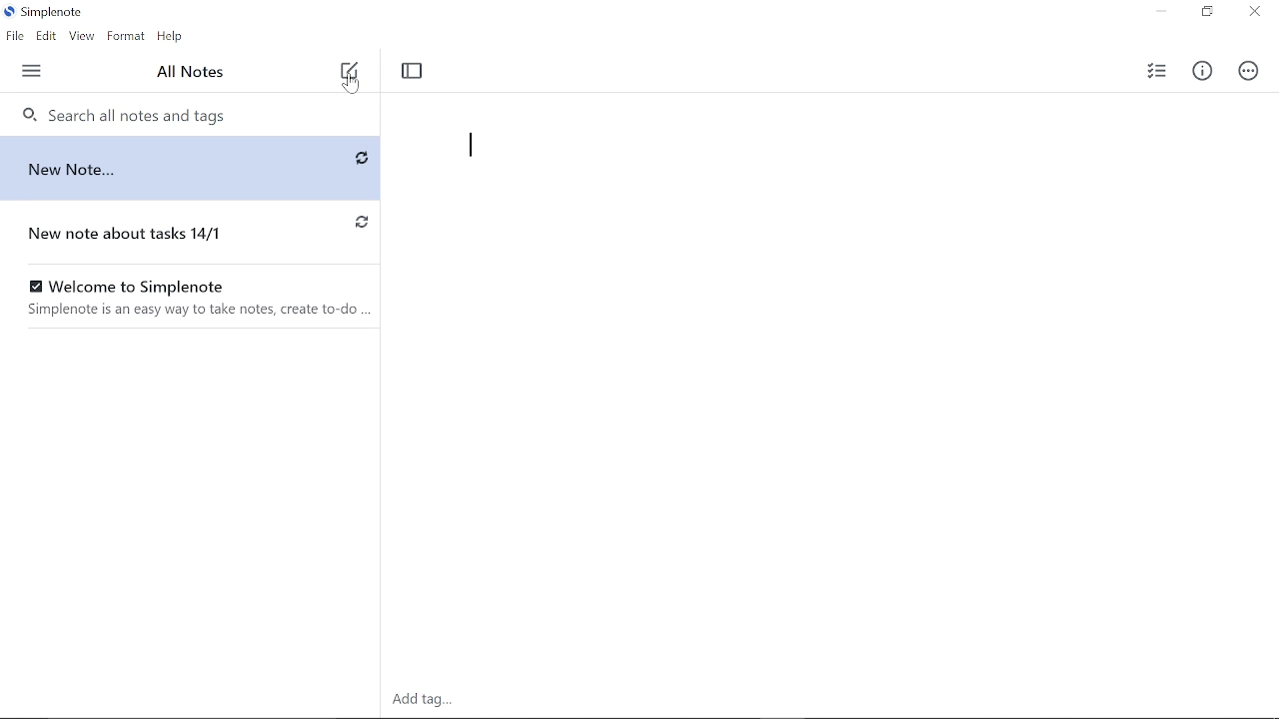  I want to click on View, so click(82, 37).